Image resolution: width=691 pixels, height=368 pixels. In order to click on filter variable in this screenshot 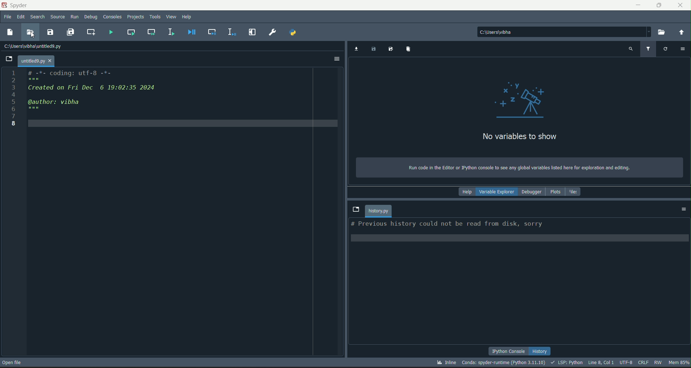, I will do `click(648, 49)`.